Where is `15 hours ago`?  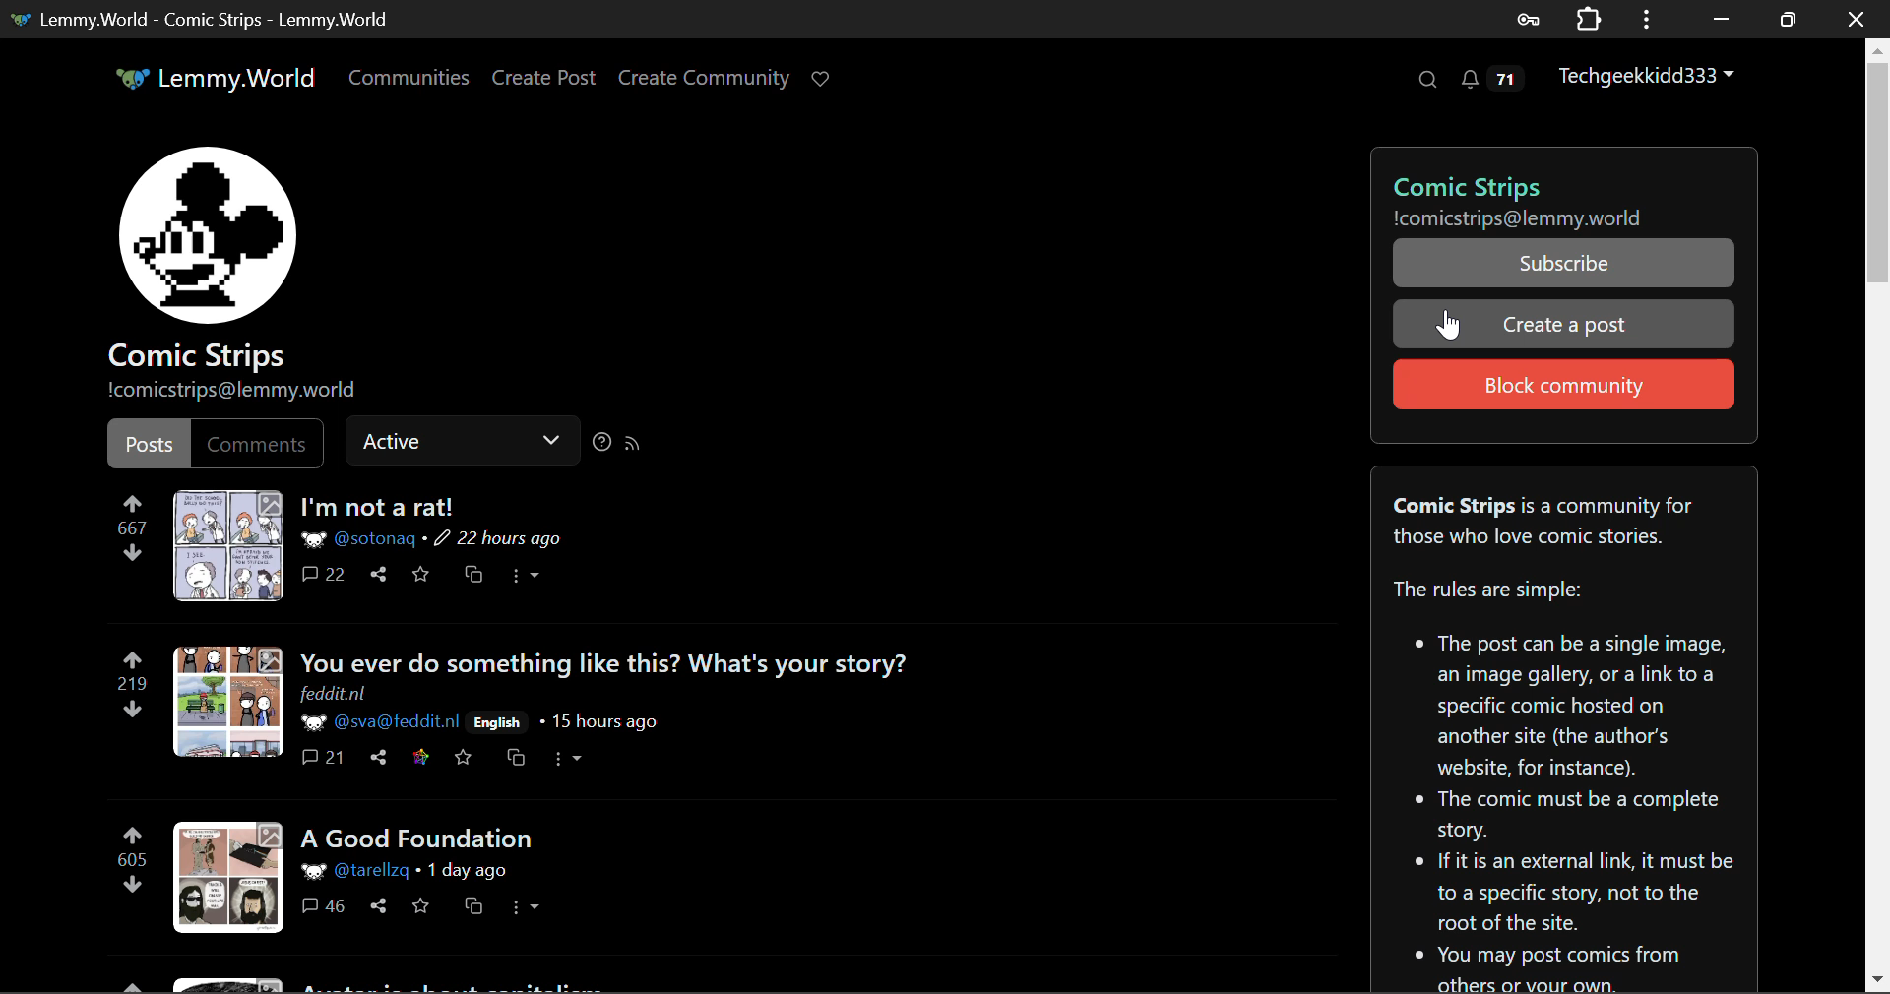 15 hours ago is located at coordinates (604, 722).